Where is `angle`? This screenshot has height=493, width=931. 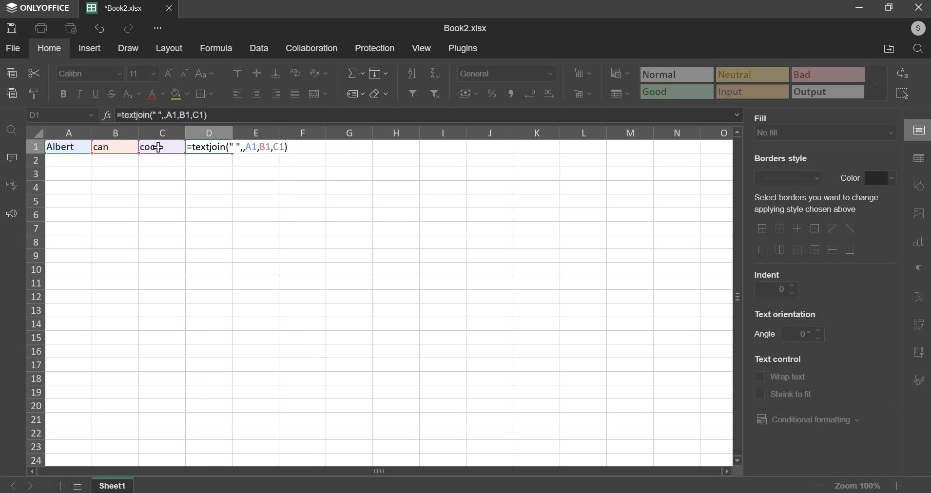
angle is located at coordinates (804, 333).